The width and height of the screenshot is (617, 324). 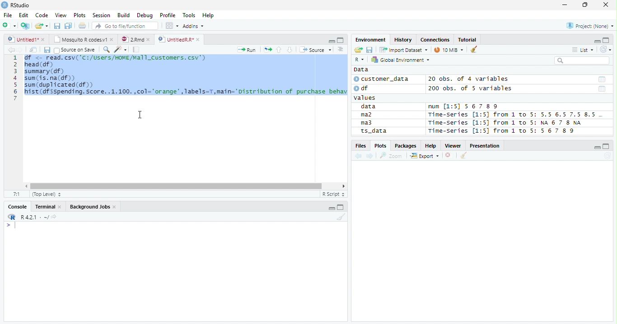 What do you see at coordinates (601, 79) in the screenshot?
I see `Date` at bounding box center [601, 79].